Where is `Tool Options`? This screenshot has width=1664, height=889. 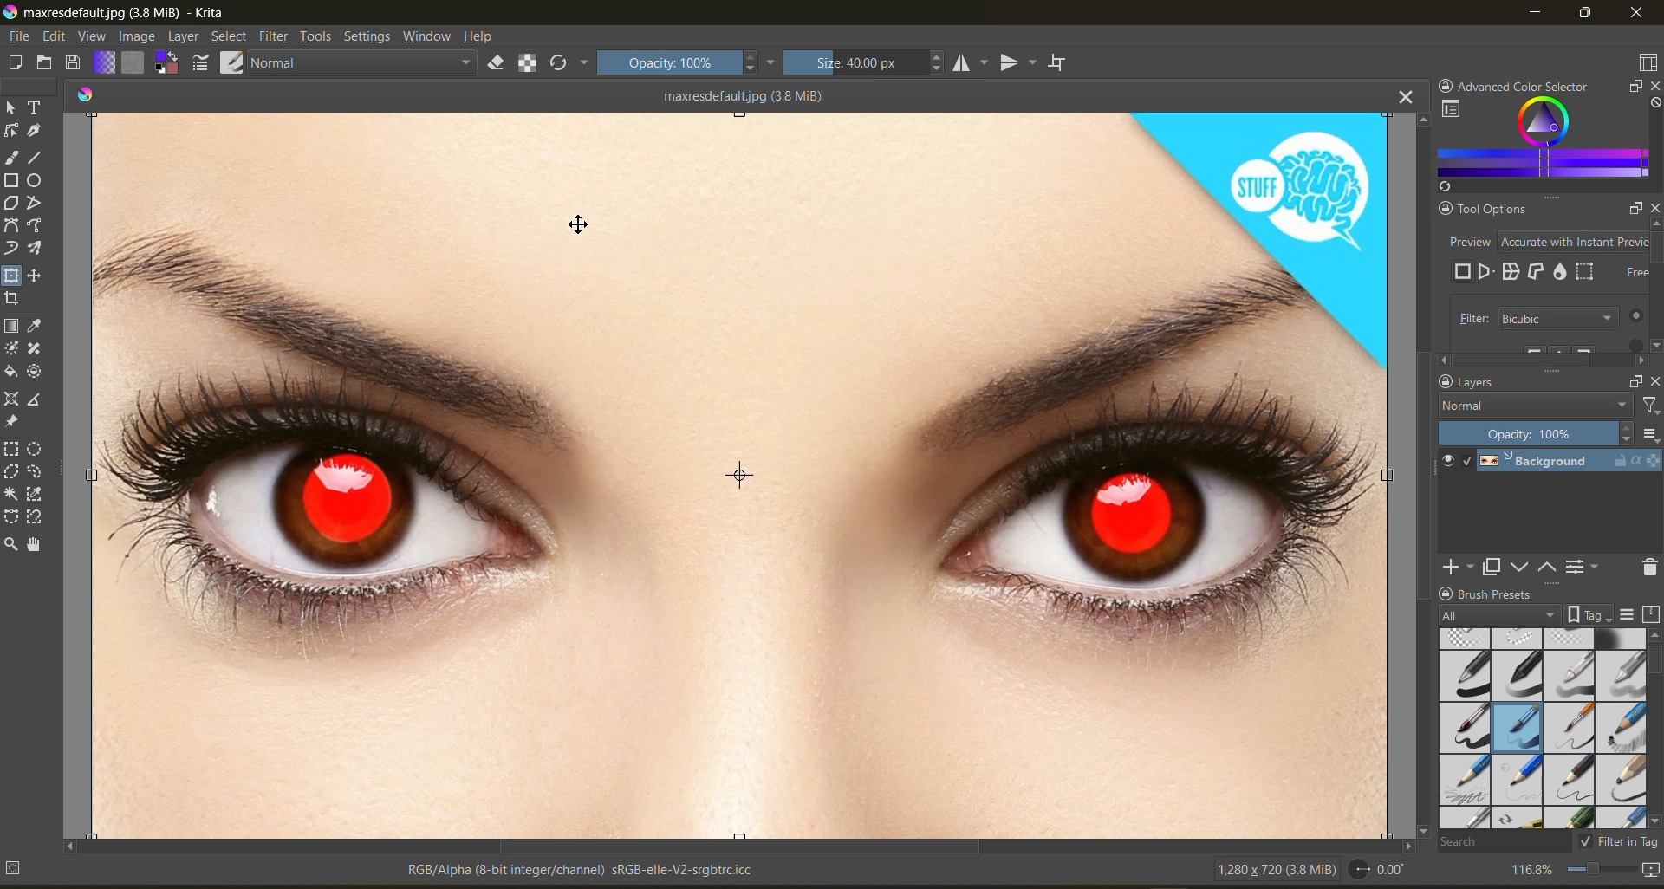 Tool Options is located at coordinates (1484, 208).